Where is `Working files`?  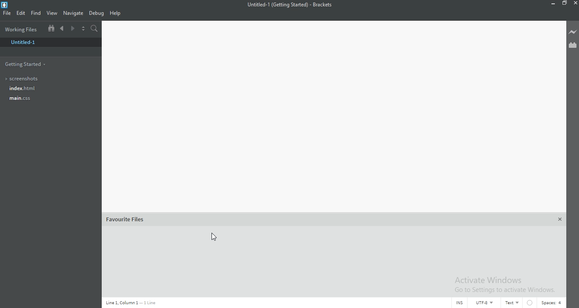 Working files is located at coordinates (22, 29).